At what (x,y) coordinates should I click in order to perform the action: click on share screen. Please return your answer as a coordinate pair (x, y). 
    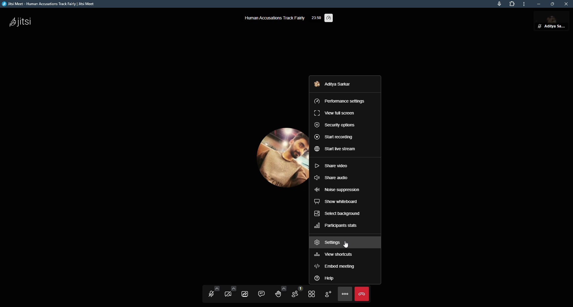
    Looking at the image, I should click on (246, 293).